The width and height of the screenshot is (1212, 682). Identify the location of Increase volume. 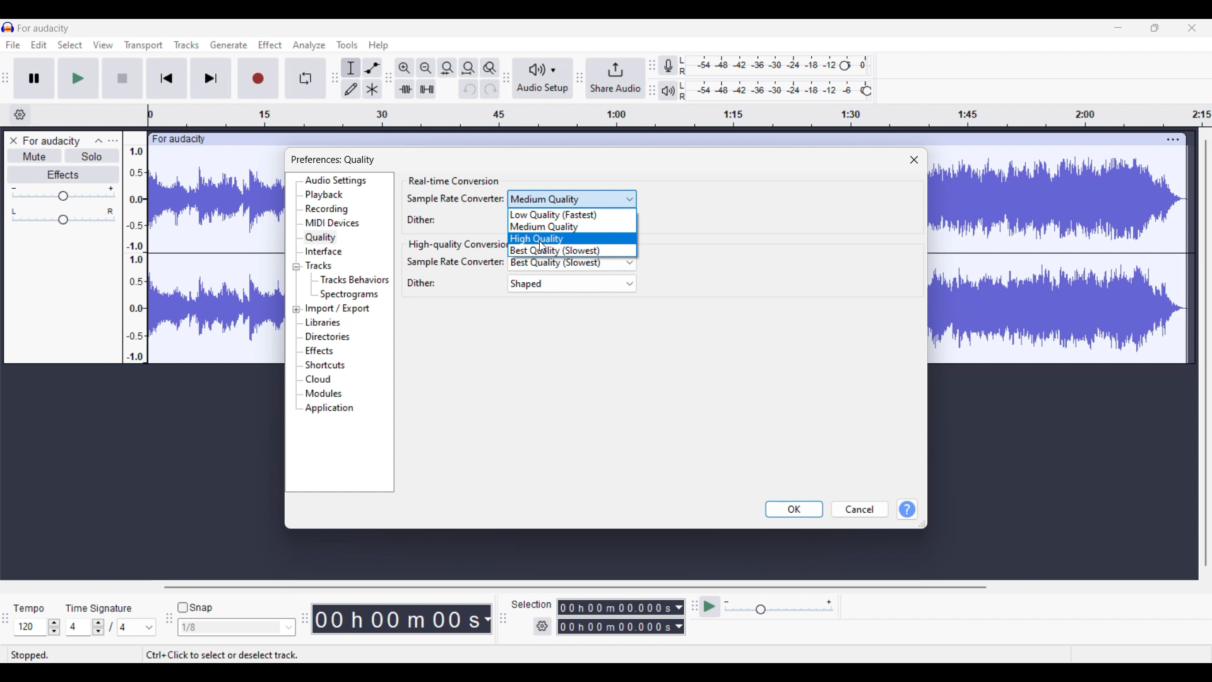
(111, 188).